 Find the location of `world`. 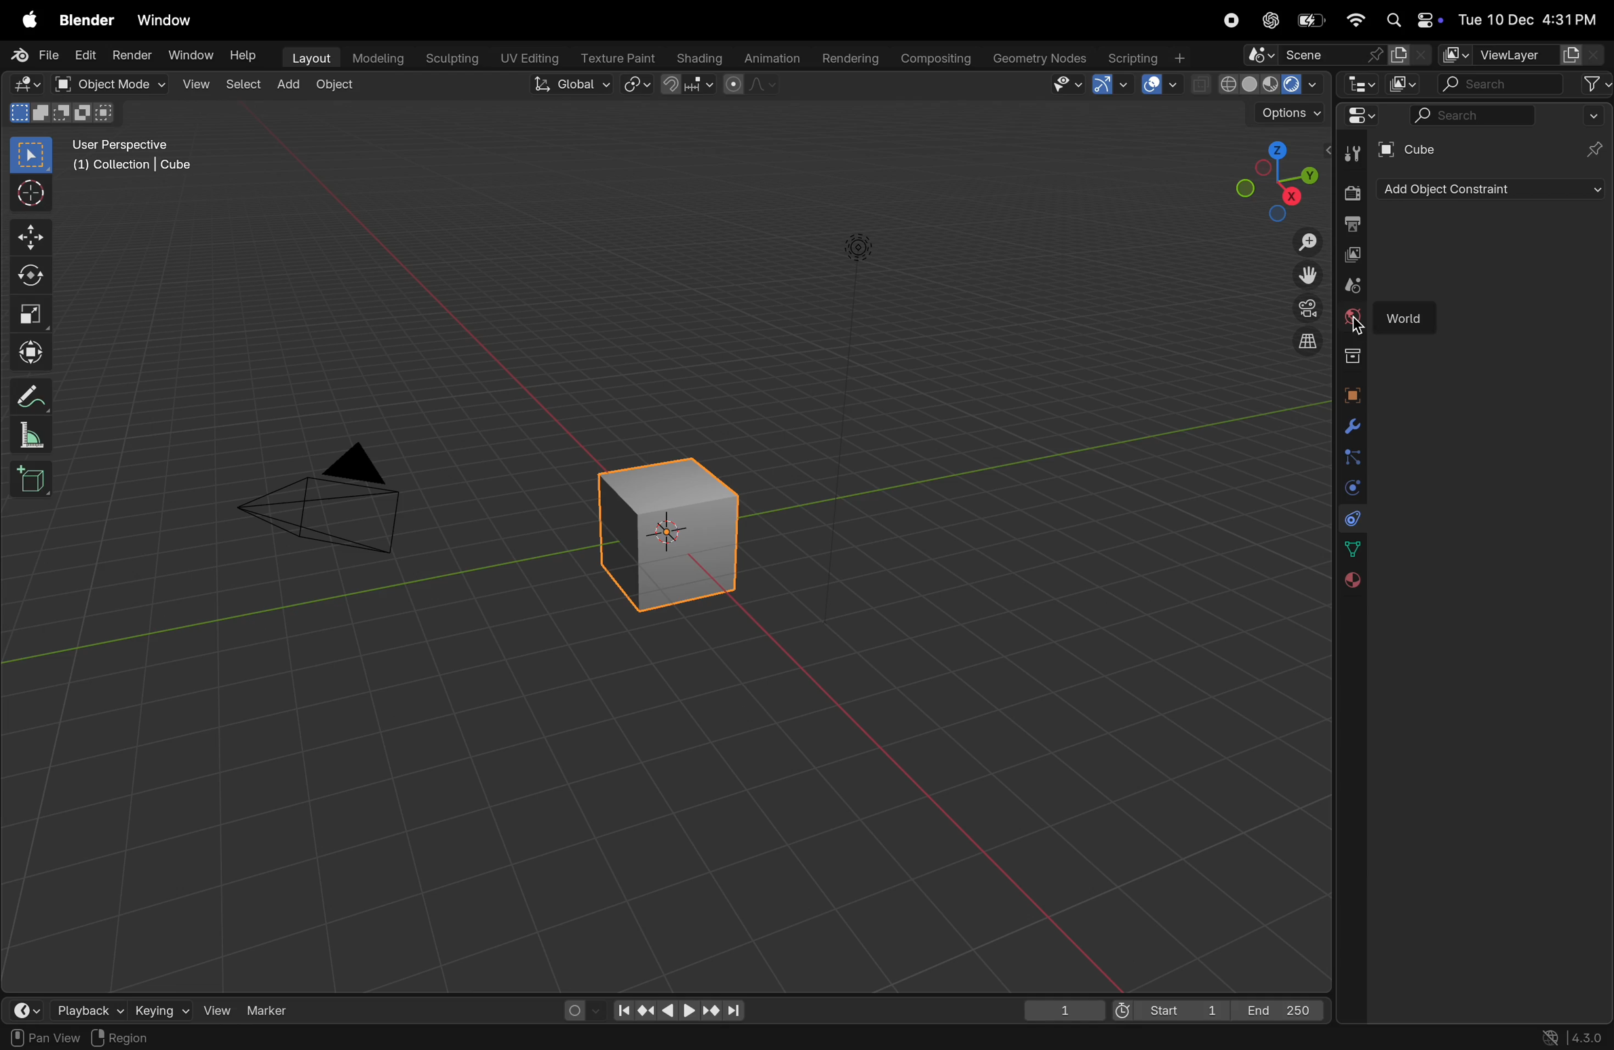

world is located at coordinates (1412, 313).